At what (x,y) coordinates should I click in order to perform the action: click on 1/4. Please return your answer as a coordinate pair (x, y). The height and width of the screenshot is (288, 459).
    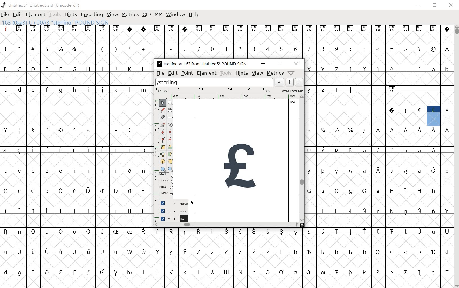
    Looking at the image, I should click on (323, 130).